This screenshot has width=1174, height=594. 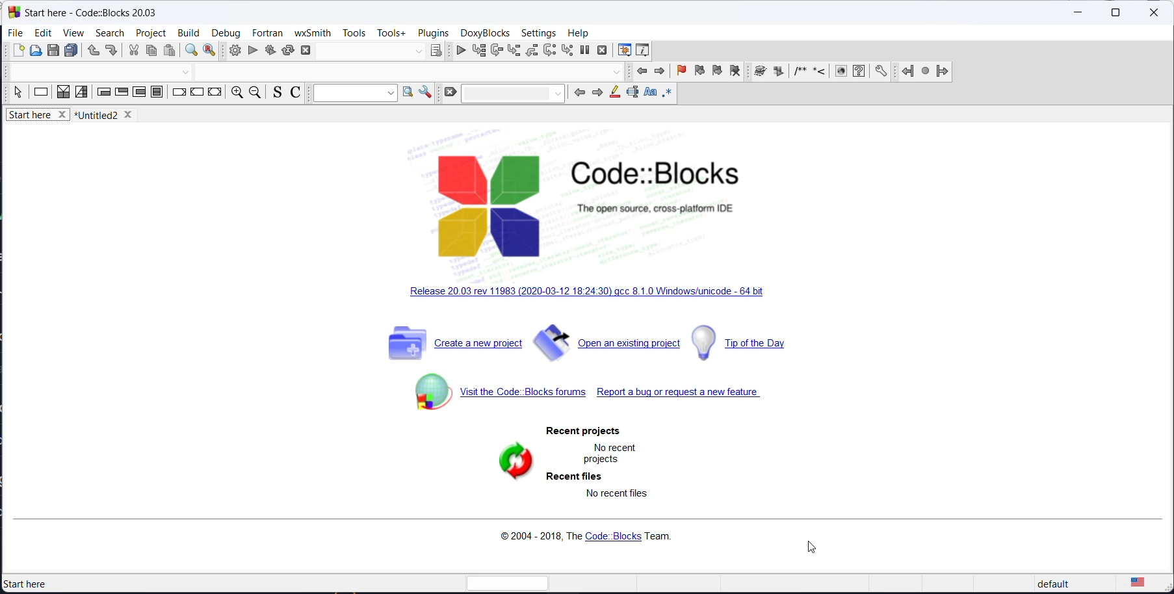 What do you see at coordinates (133, 51) in the screenshot?
I see `cut` at bounding box center [133, 51].